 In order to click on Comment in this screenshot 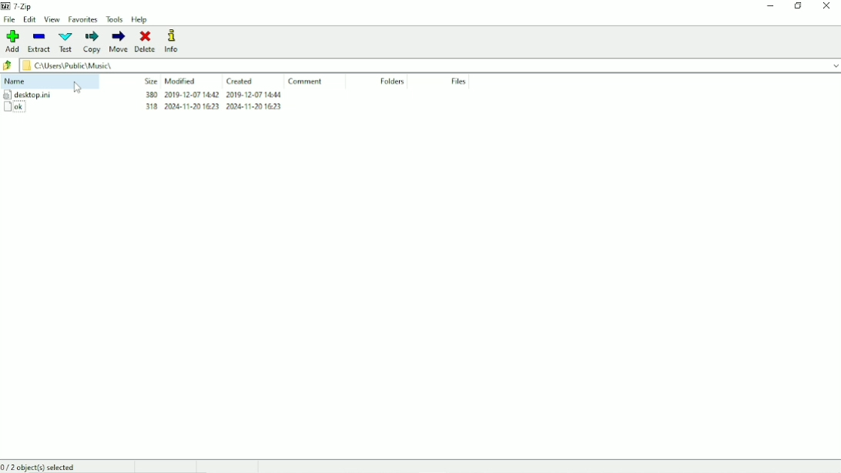, I will do `click(309, 82)`.